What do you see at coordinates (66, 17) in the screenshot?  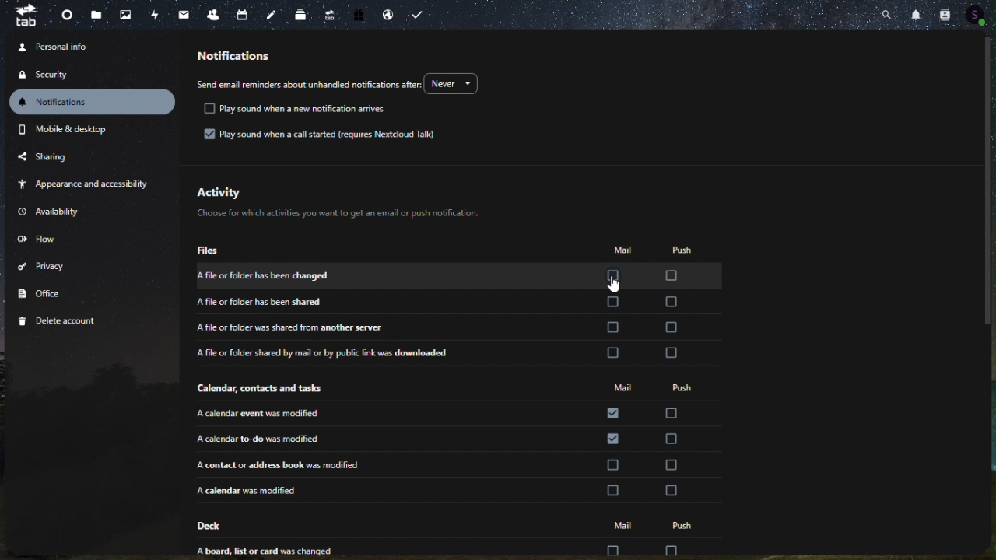 I see `dashboard` at bounding box center [66, 17].